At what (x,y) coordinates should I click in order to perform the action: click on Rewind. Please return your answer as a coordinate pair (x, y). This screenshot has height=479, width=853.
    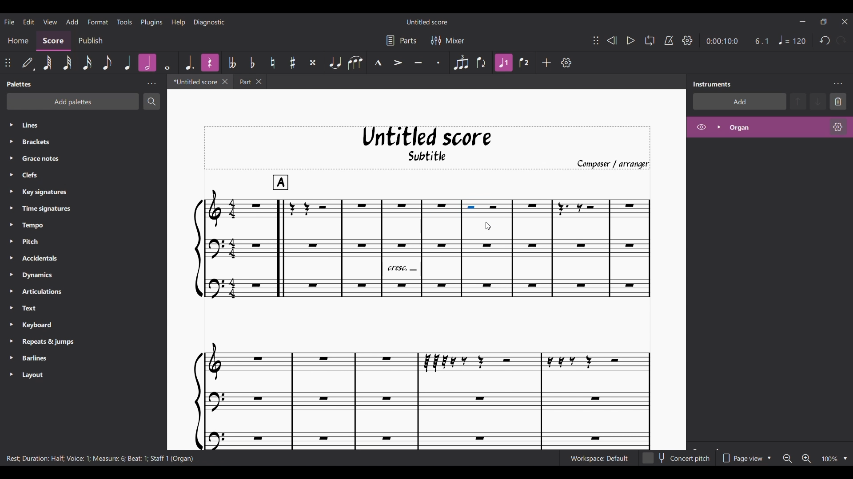
    Looking at the image, I should click on (612, 40).